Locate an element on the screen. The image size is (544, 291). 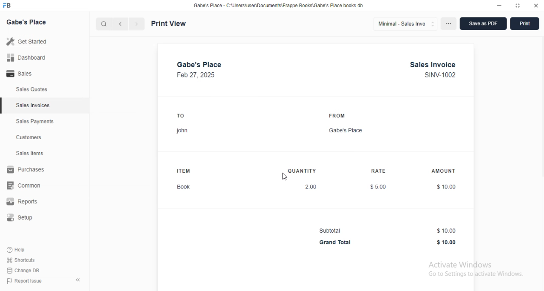
ITEM is located at coordinates (184, 171).